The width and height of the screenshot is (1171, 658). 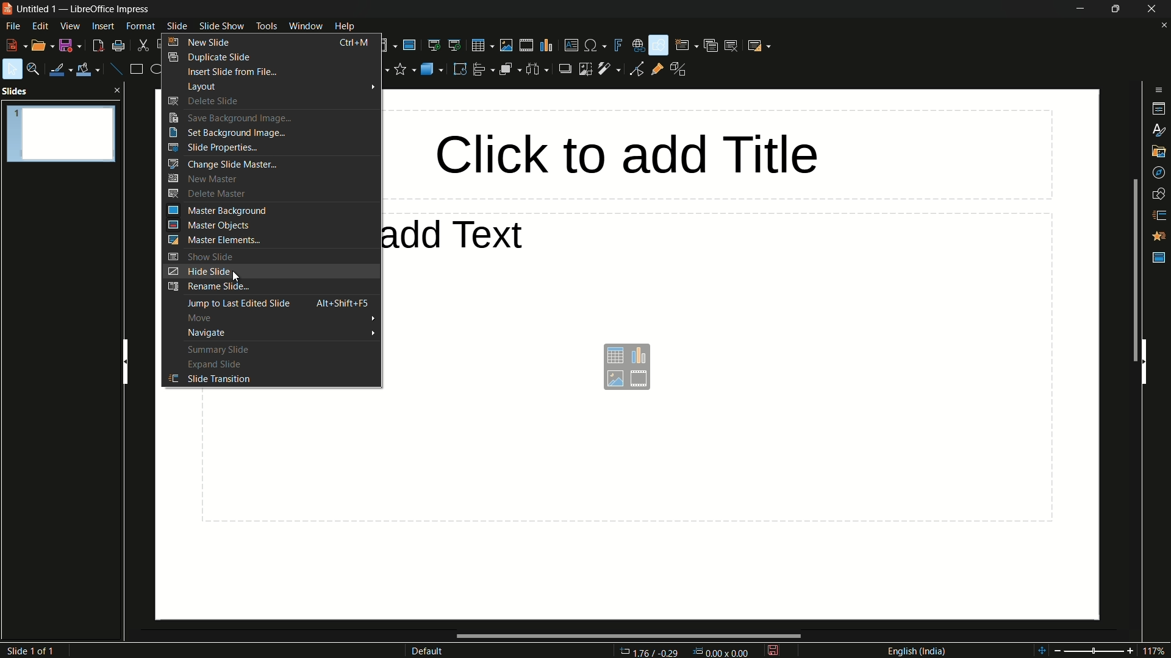 What do you see at coordinates (141, 46) in the screenshot?
I see `cut` at bounding box center [141, 46].